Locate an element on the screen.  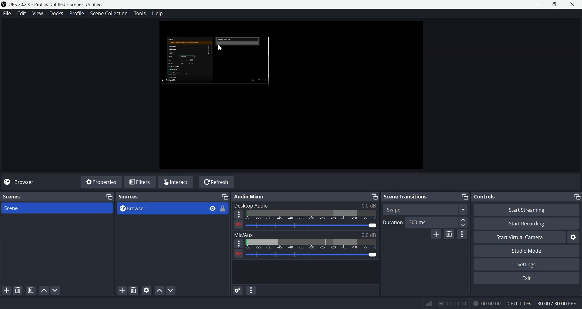
00:00:00 is located at coordinates (453, 303).